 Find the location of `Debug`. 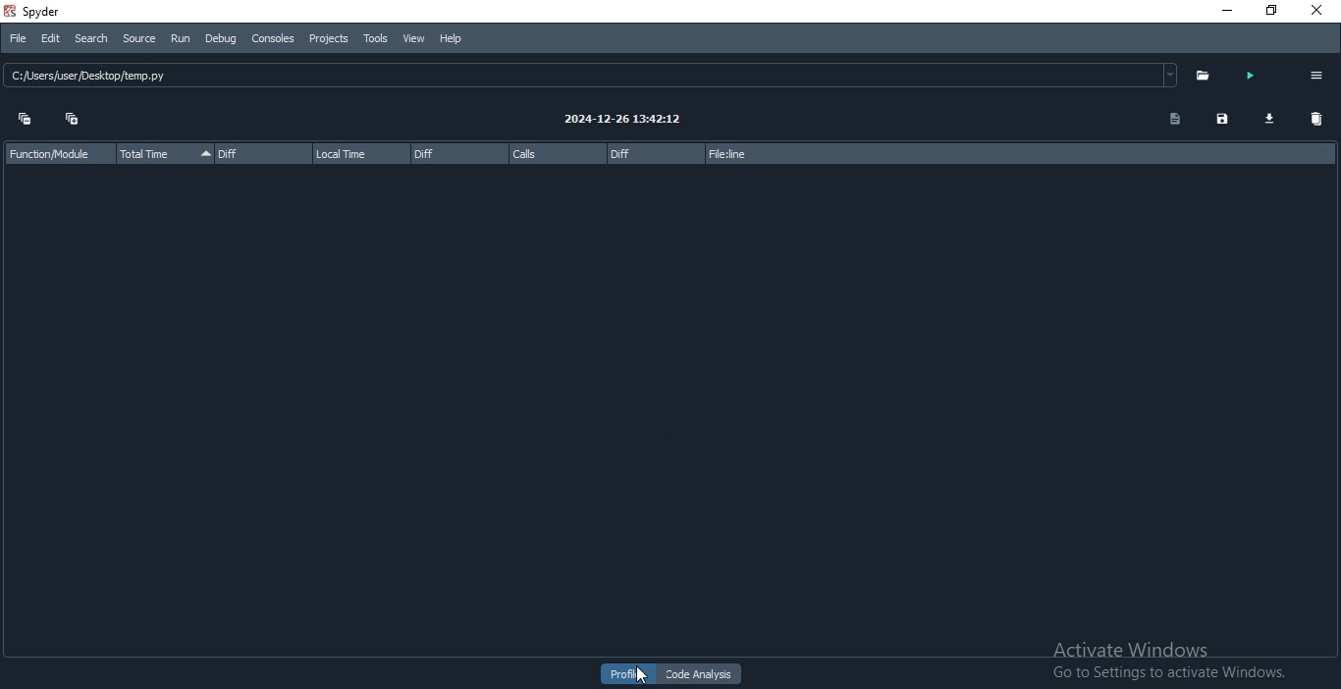

Debug is located at coordinates (222, 40).